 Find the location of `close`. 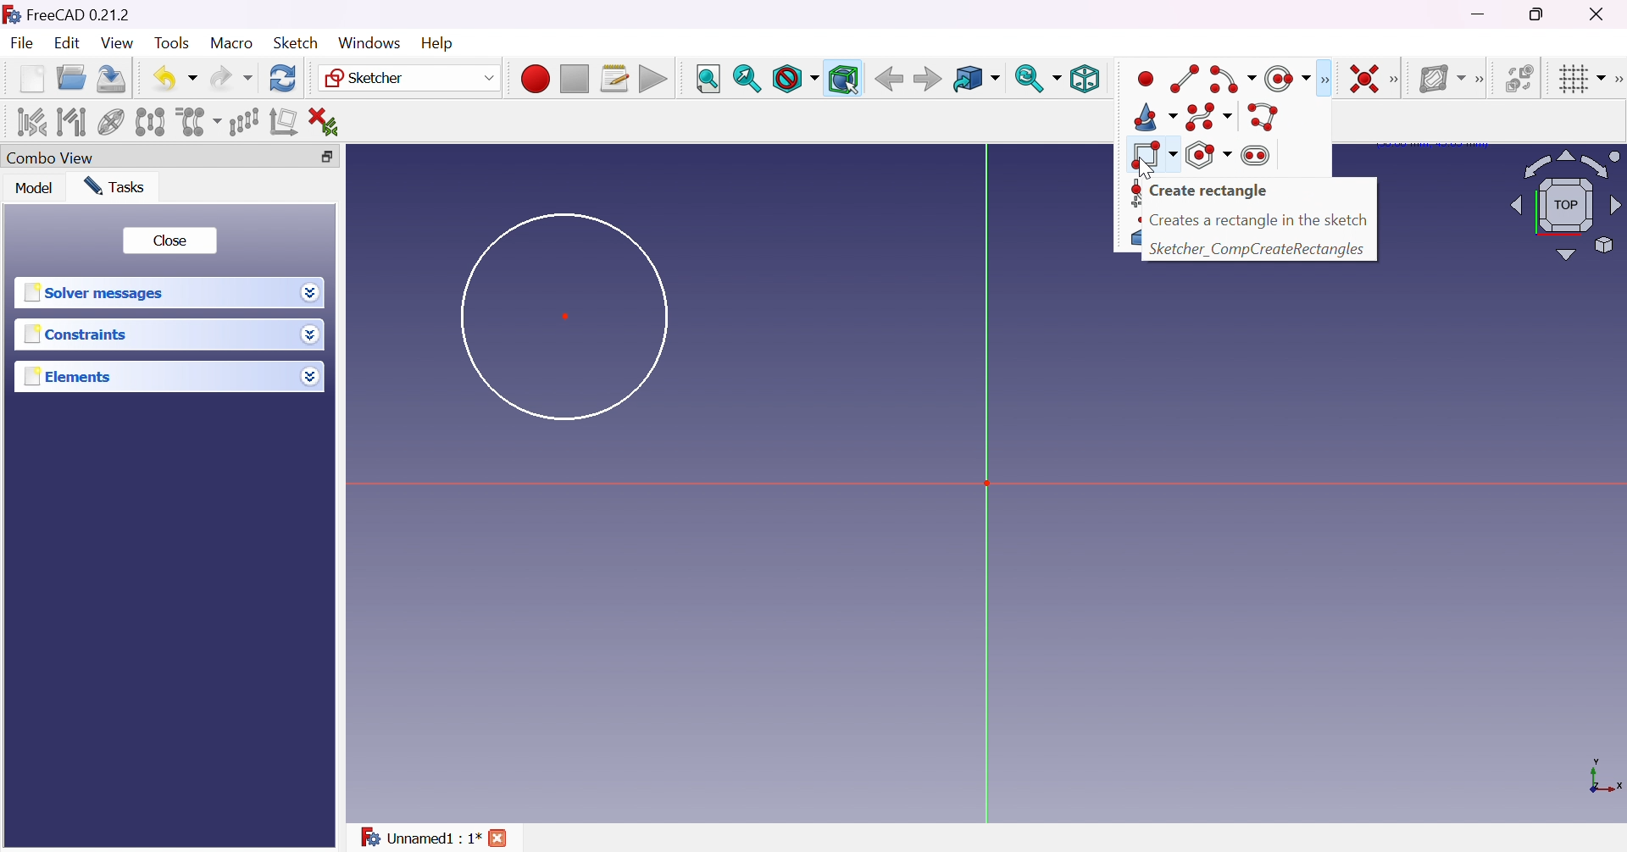

close is located at coordinates (501, 838).